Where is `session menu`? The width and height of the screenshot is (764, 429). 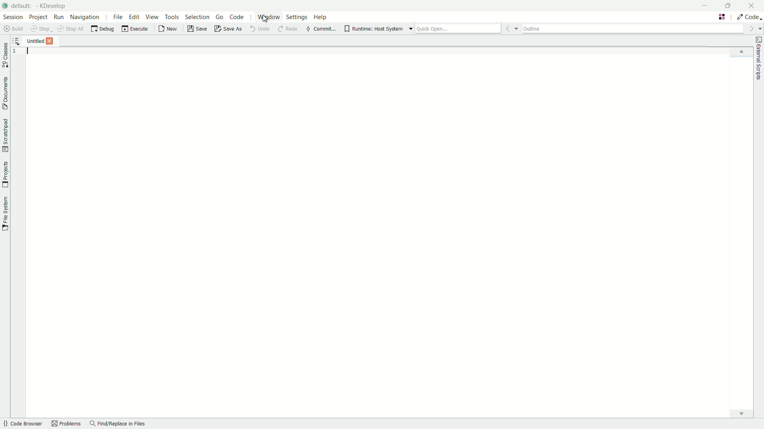
session menu is located at coordinates (13, 17).